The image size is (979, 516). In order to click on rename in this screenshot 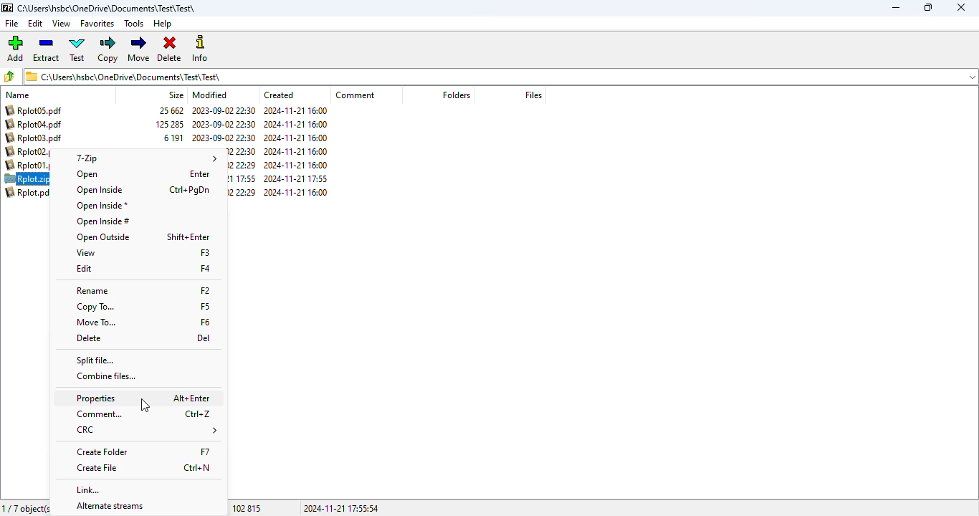, I will do `click(91, 291)`.